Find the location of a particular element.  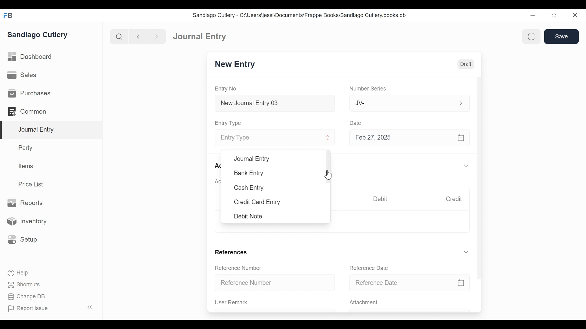

Vertical Scroll bar is located at coordinates (481, 173).